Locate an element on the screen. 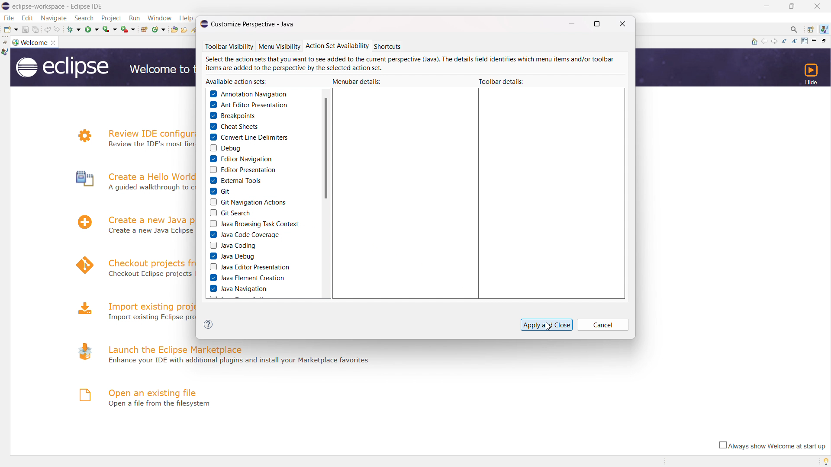 The width and height of the screenshot is (831, 467). editor presentation is located at coordinates (241, 170).